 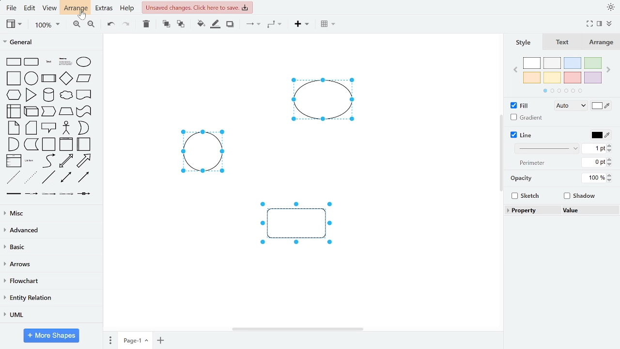 What do you see at coordinates (84, 95) in the screenshot?
I see `document` at bounding box center [84, 95].